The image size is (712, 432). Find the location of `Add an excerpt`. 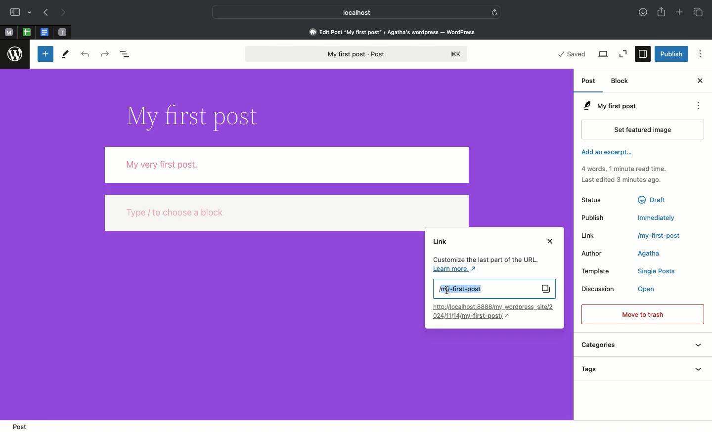

Add an excerpt is located at coordinates (606, 152).